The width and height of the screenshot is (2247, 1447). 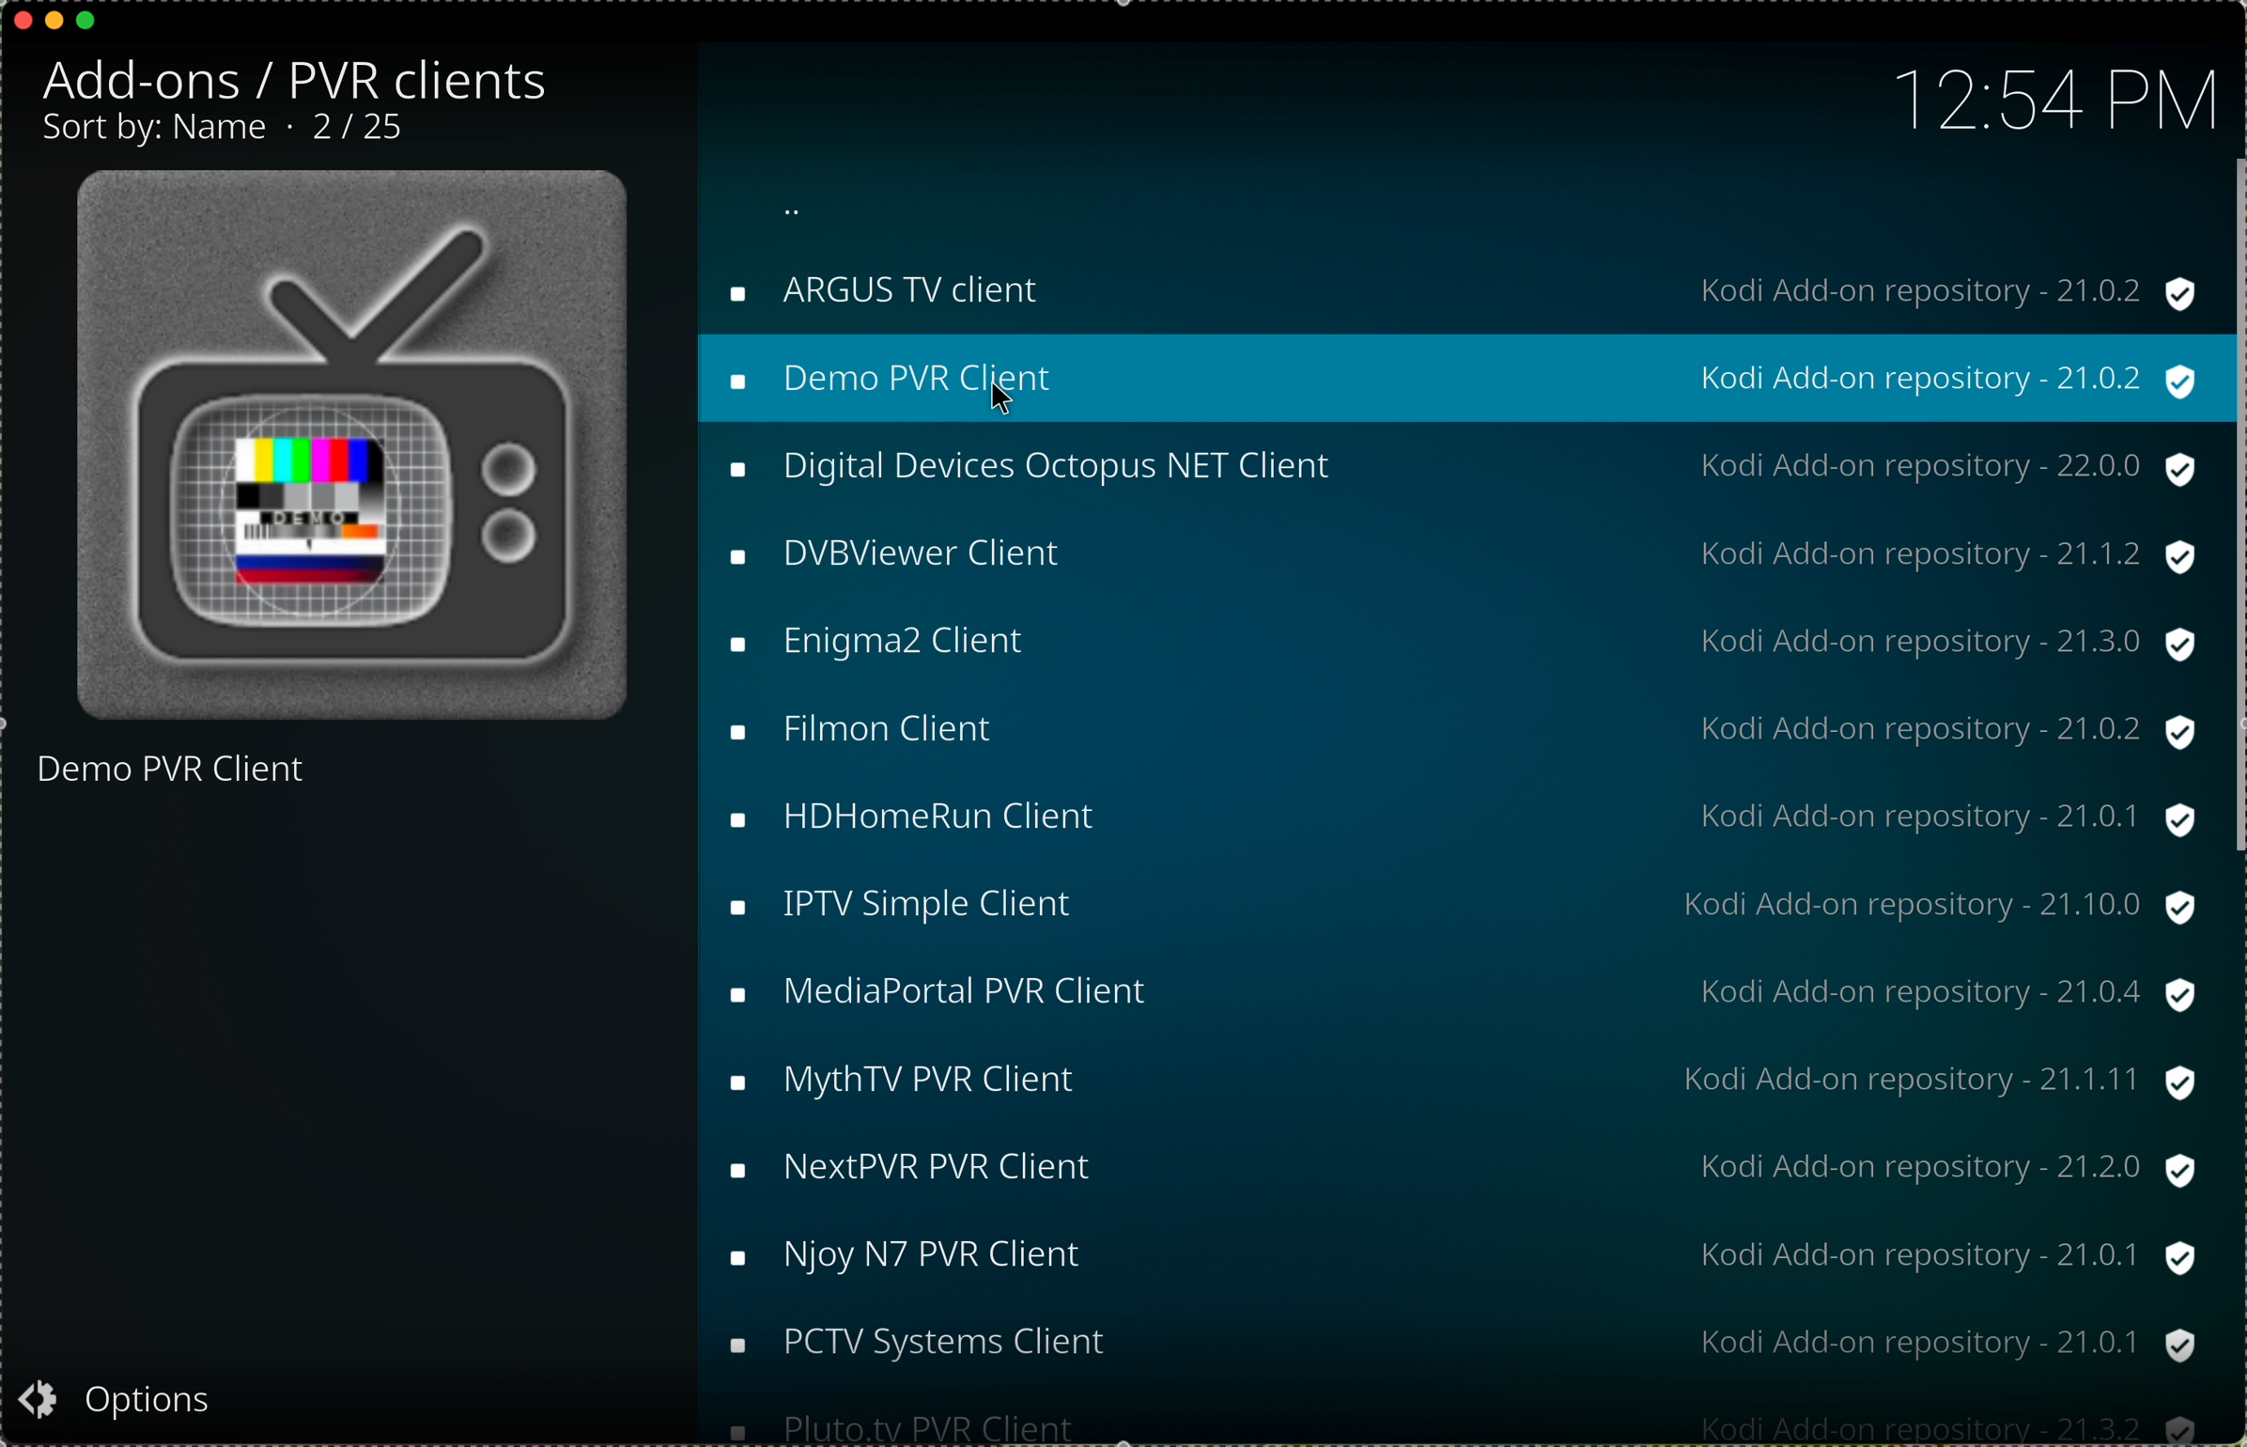 I want to click on bullet points, so click(x=732, y=861).